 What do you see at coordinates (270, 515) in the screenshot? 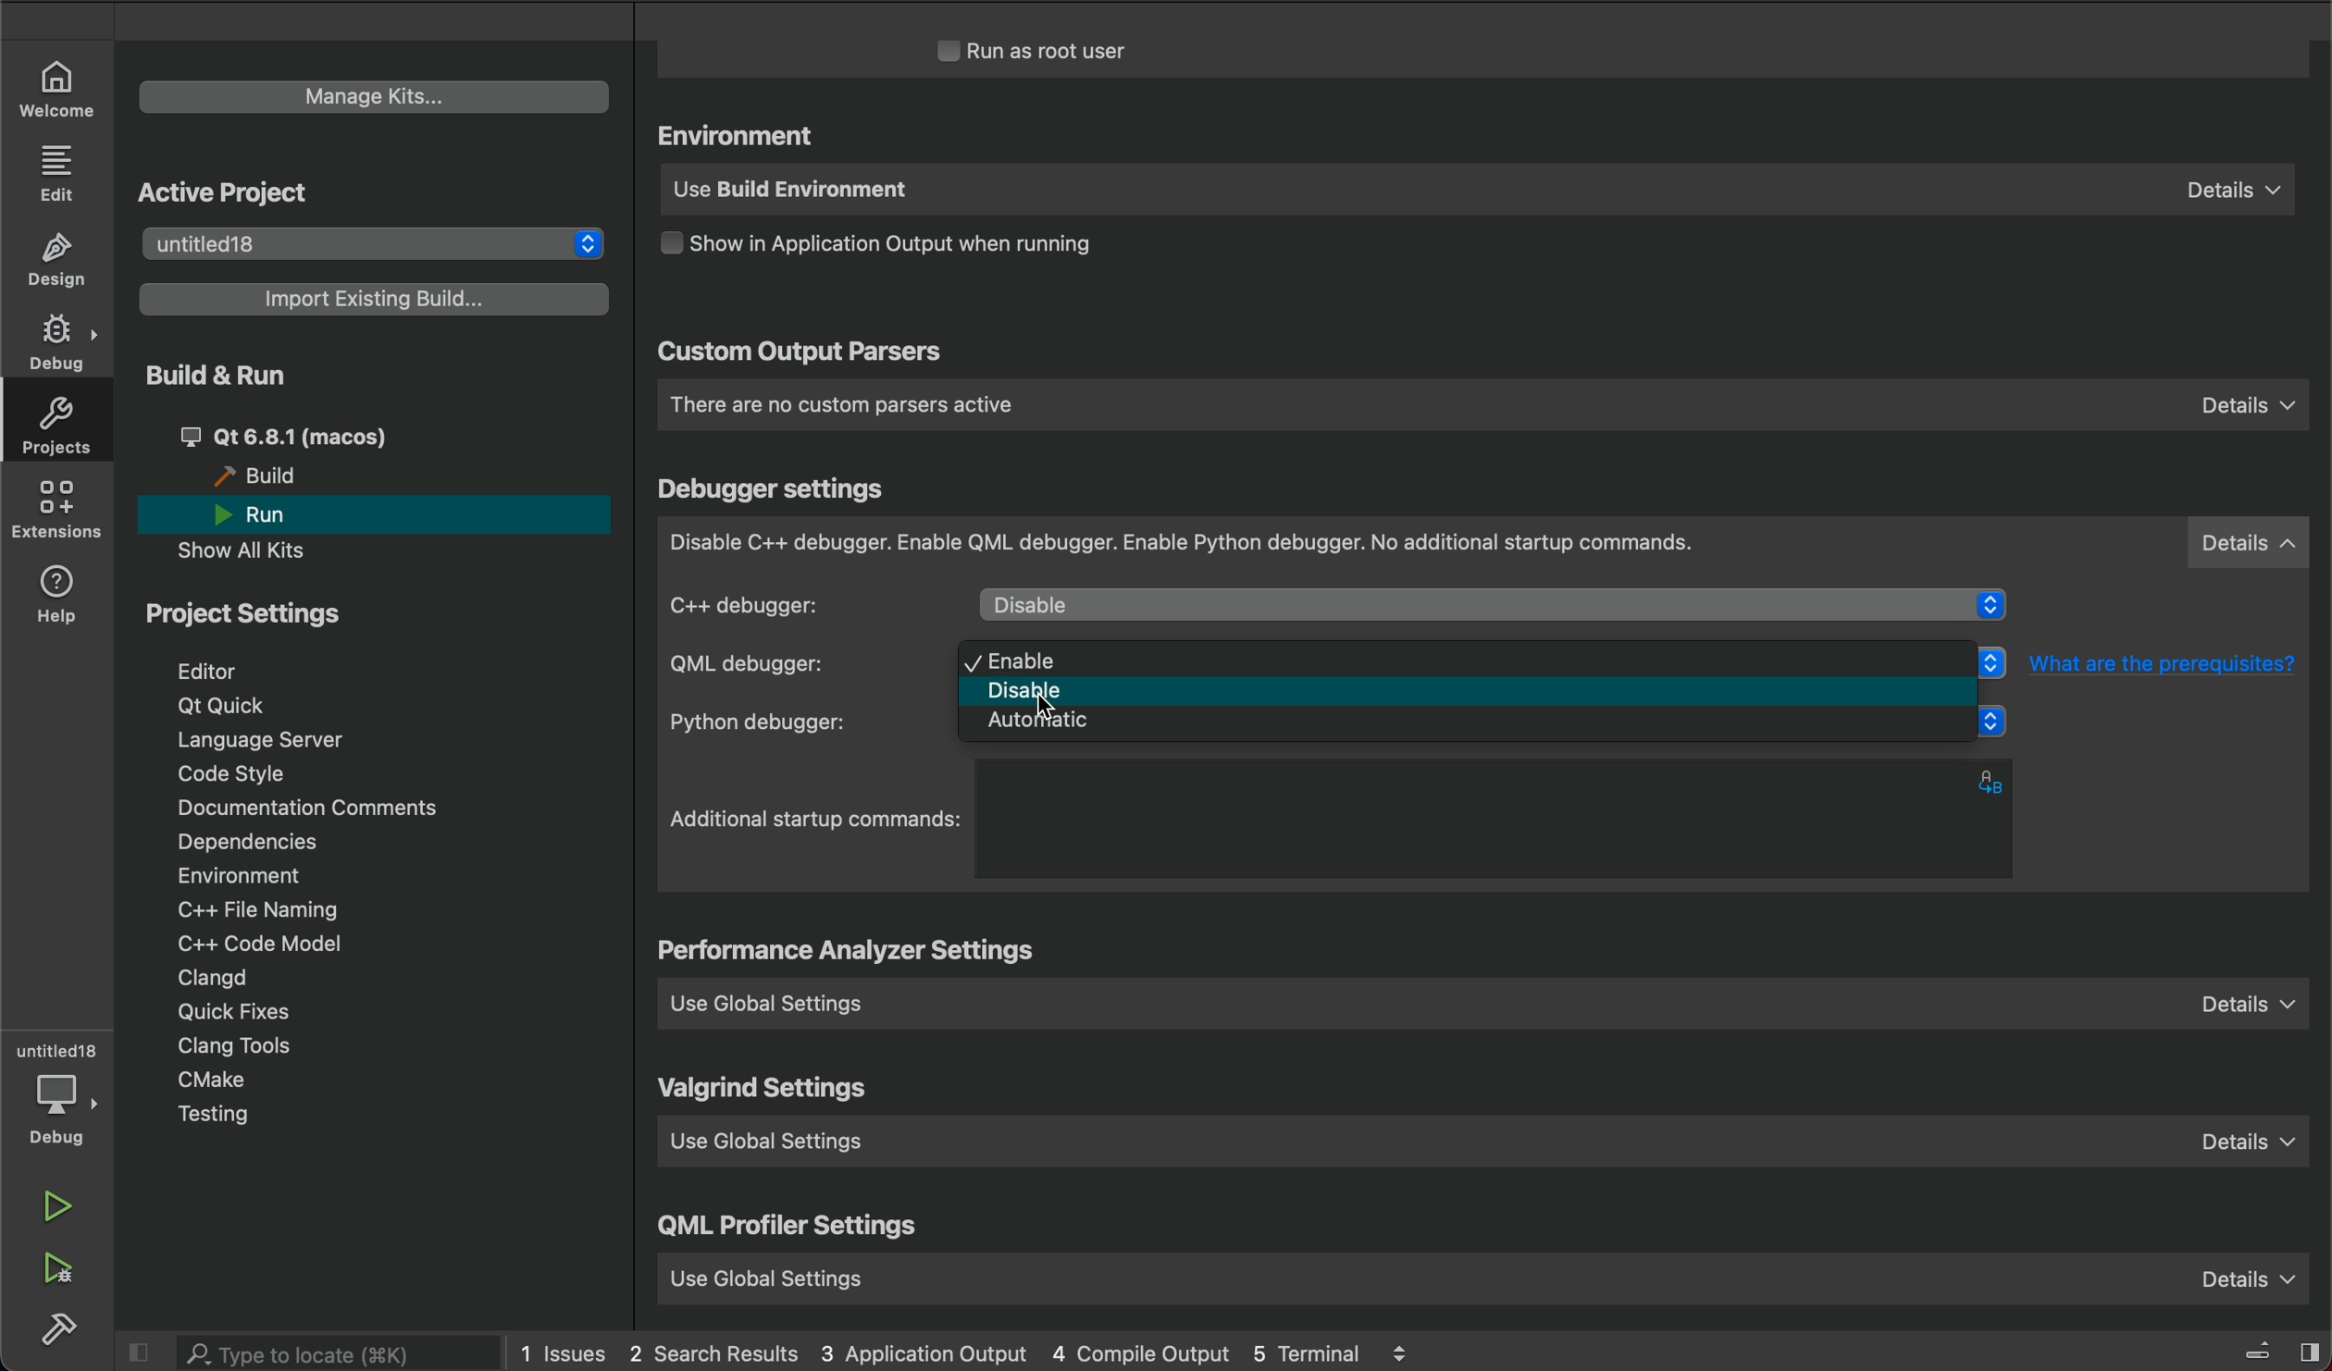
I see `run` at bounding box center [270, 515].